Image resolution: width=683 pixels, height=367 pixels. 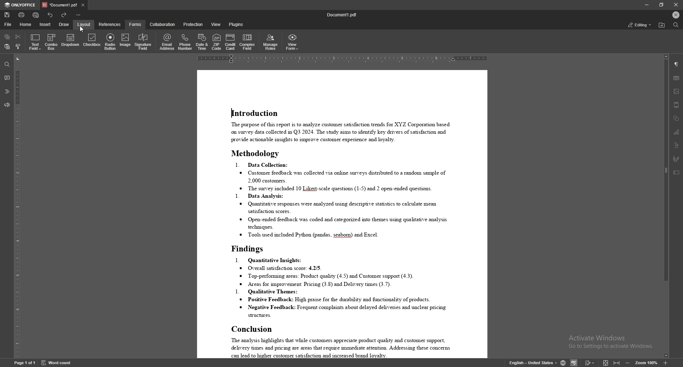 I want to click on text box, so click(x=677, y=172).